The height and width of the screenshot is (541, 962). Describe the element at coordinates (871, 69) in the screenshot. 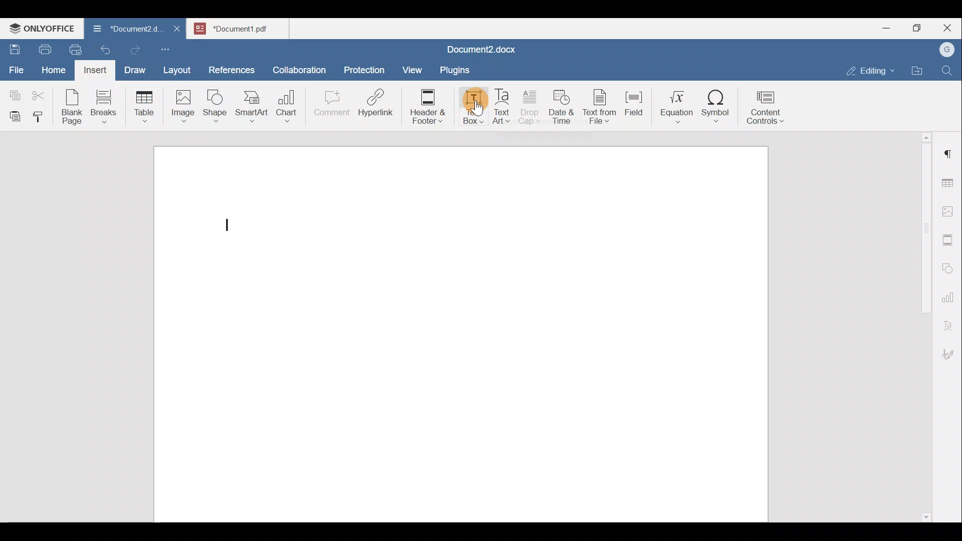

I see `Editing mode` at that location.